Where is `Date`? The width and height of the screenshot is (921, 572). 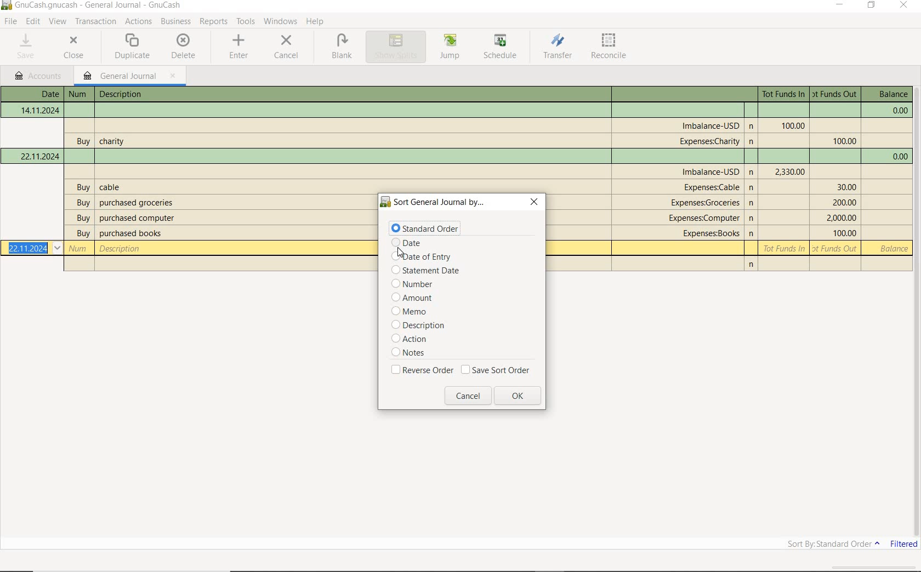
Date is located at coordinates (28, 248).